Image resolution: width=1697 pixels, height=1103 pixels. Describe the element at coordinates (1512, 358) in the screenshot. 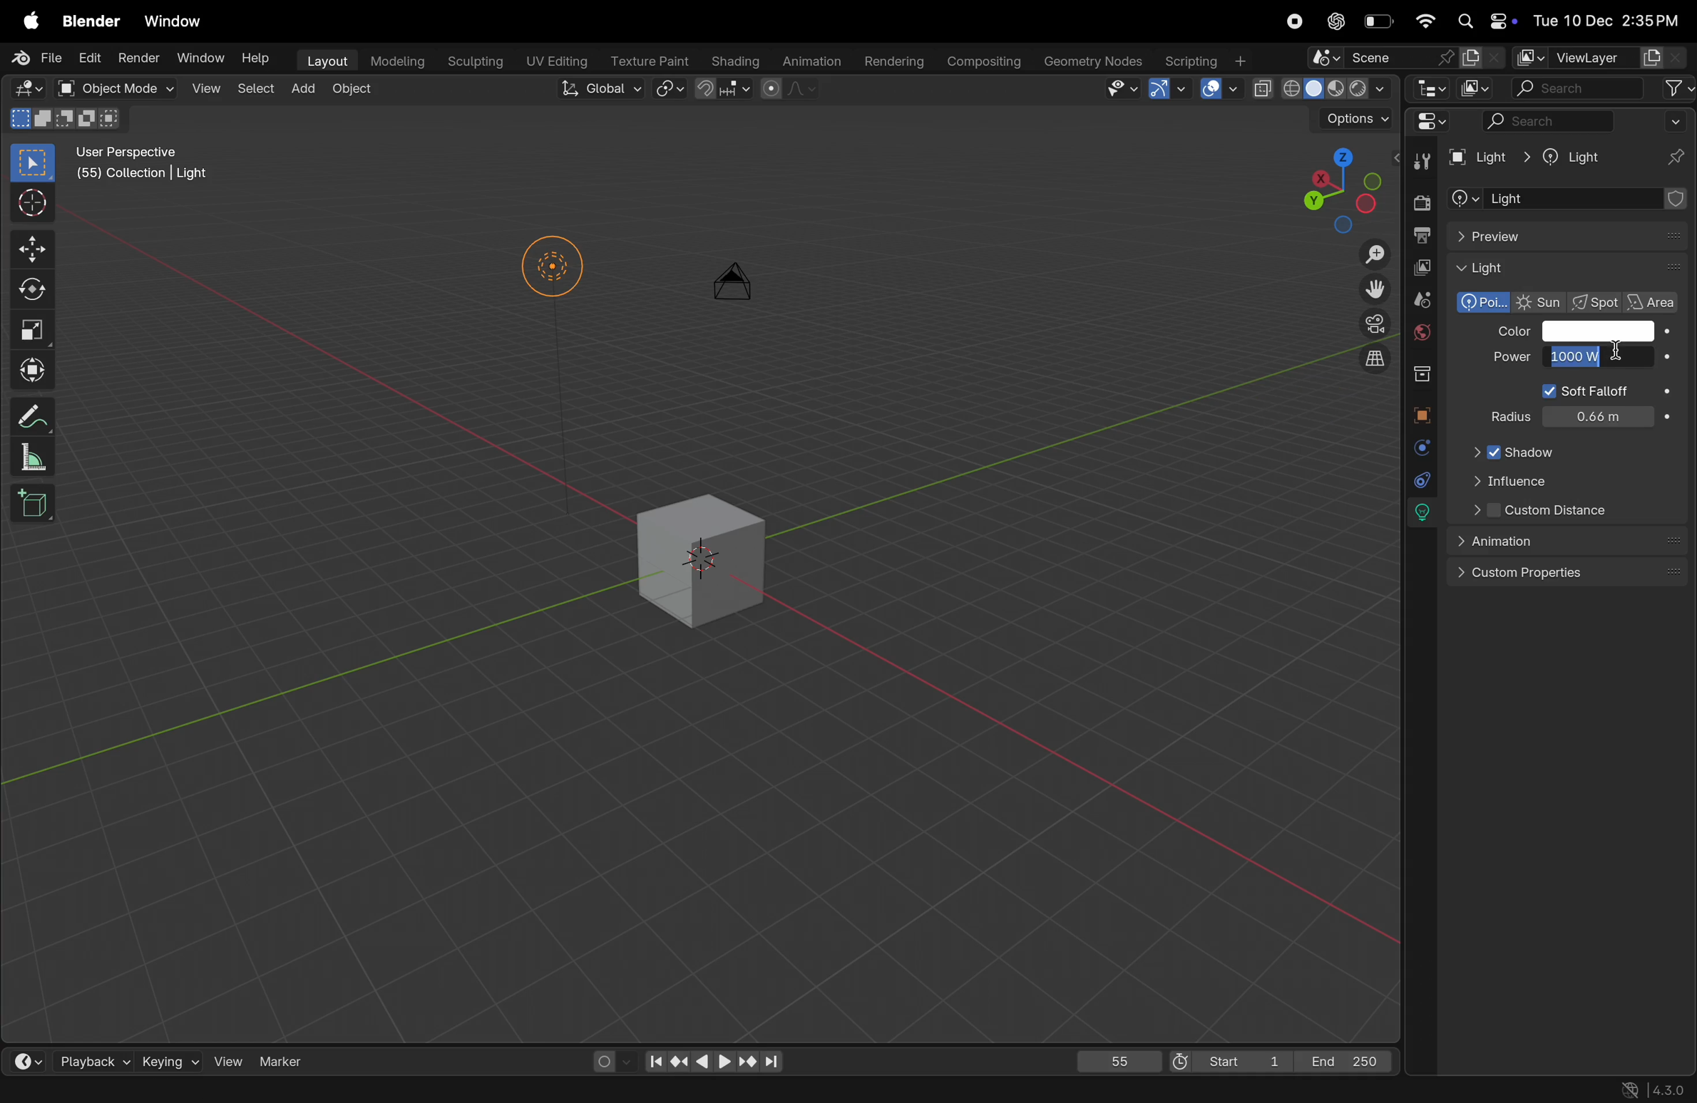

I see `Power` at that location.